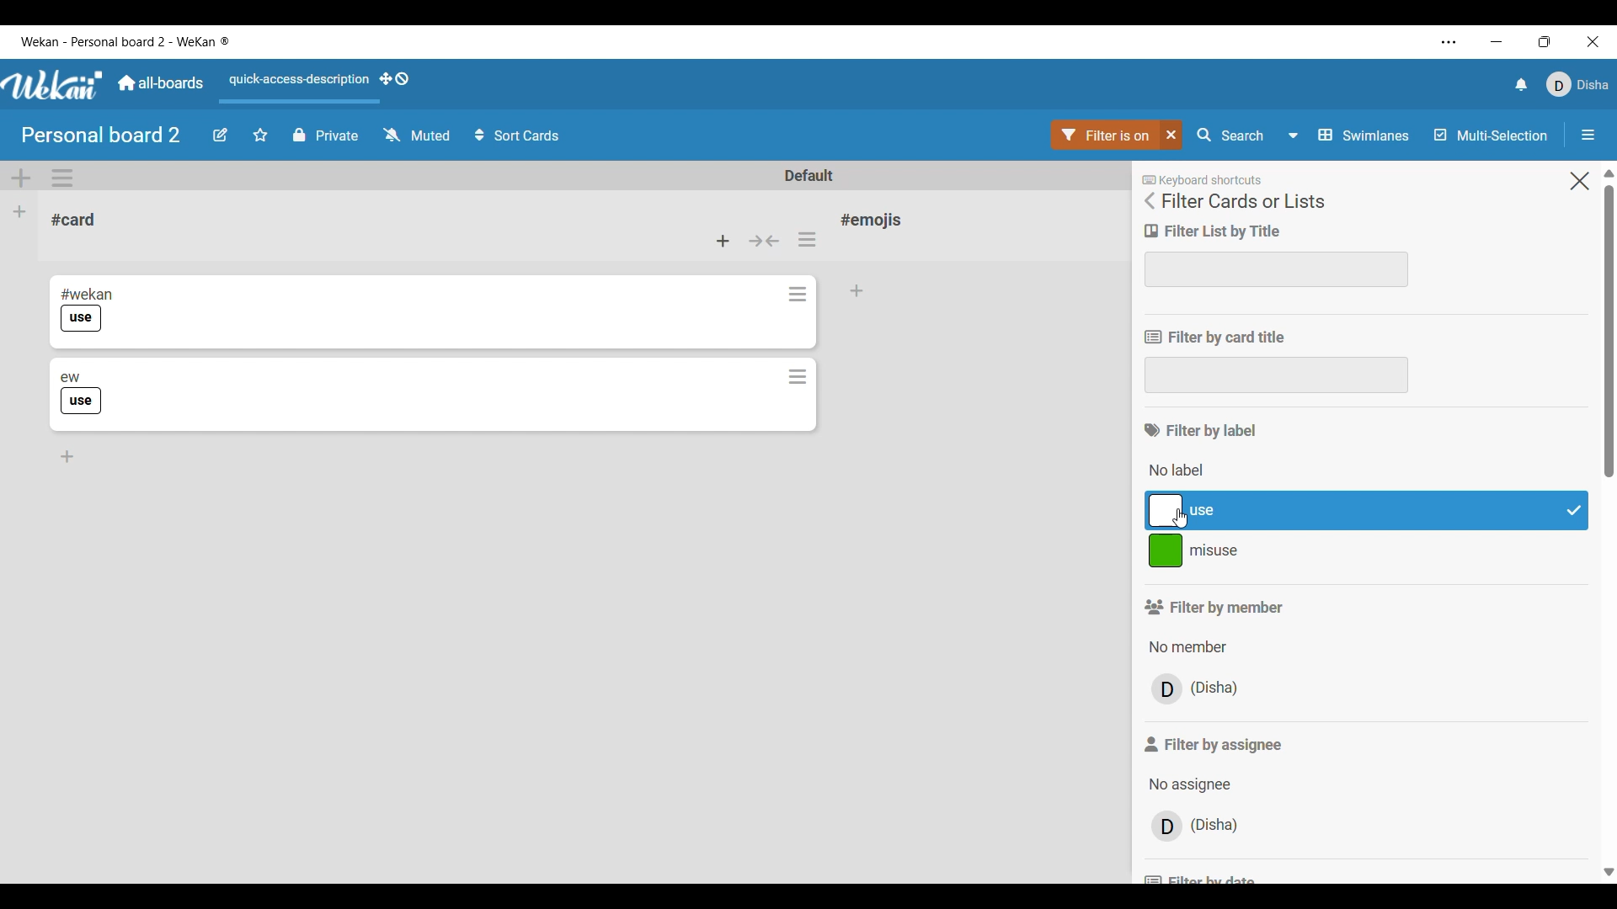 The width and height of the screenshot is (1617, 909). What do you see at coordinates (1201, 431) in the screenshot?
I see `Section title` at bounding box center [1201, 431].